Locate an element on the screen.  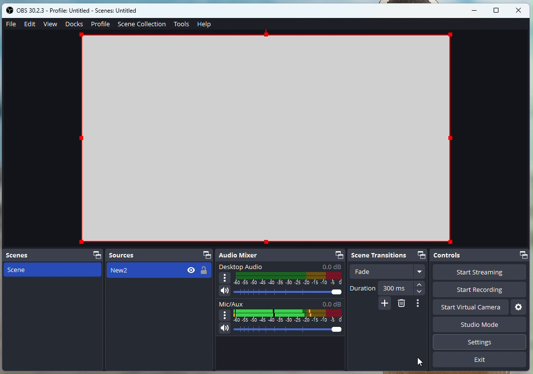
Start recording is located at coordinates (479, 290).